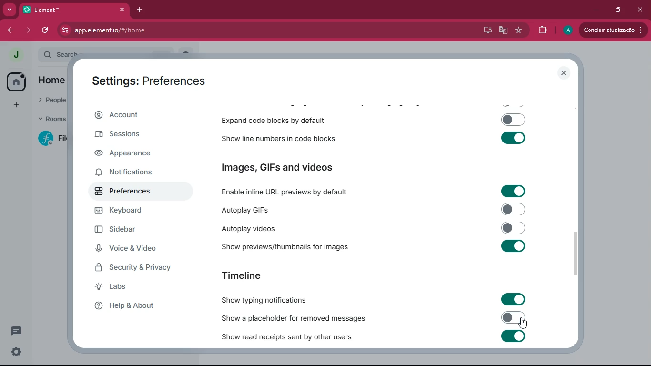 This screenshot has width=651, height=366. What do you see at coordinates (16, 351) in the screenshot?
I see `quick settings` at bounding box center [16, 351].